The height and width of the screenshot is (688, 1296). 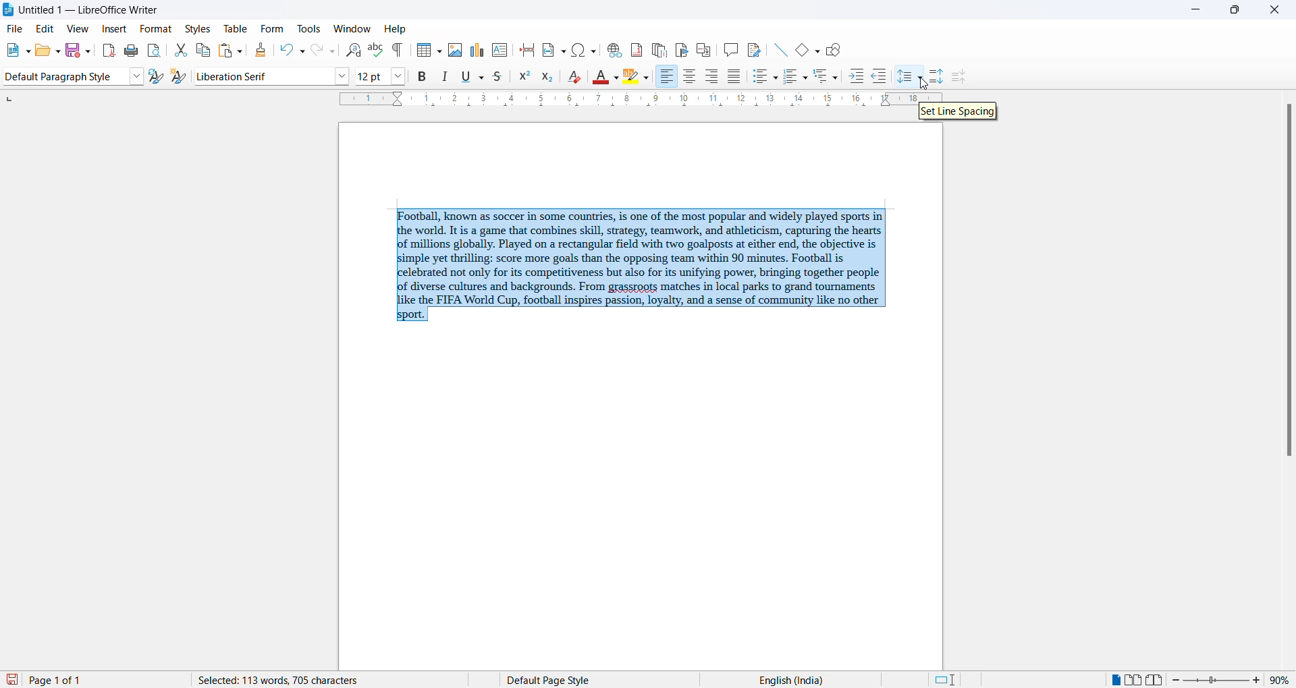 I want to click on export as pdf, so click(x=107, y=51).